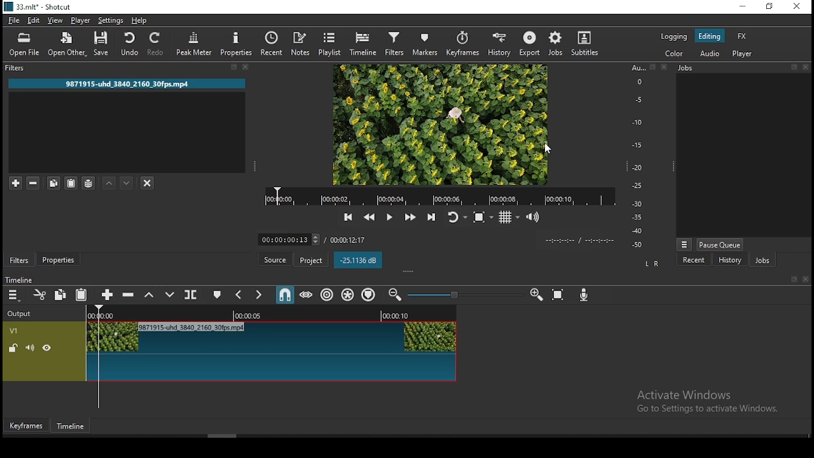 The height and width of the screenshot is (458, 814). I want to click on ripple delete, so click(130, 296).